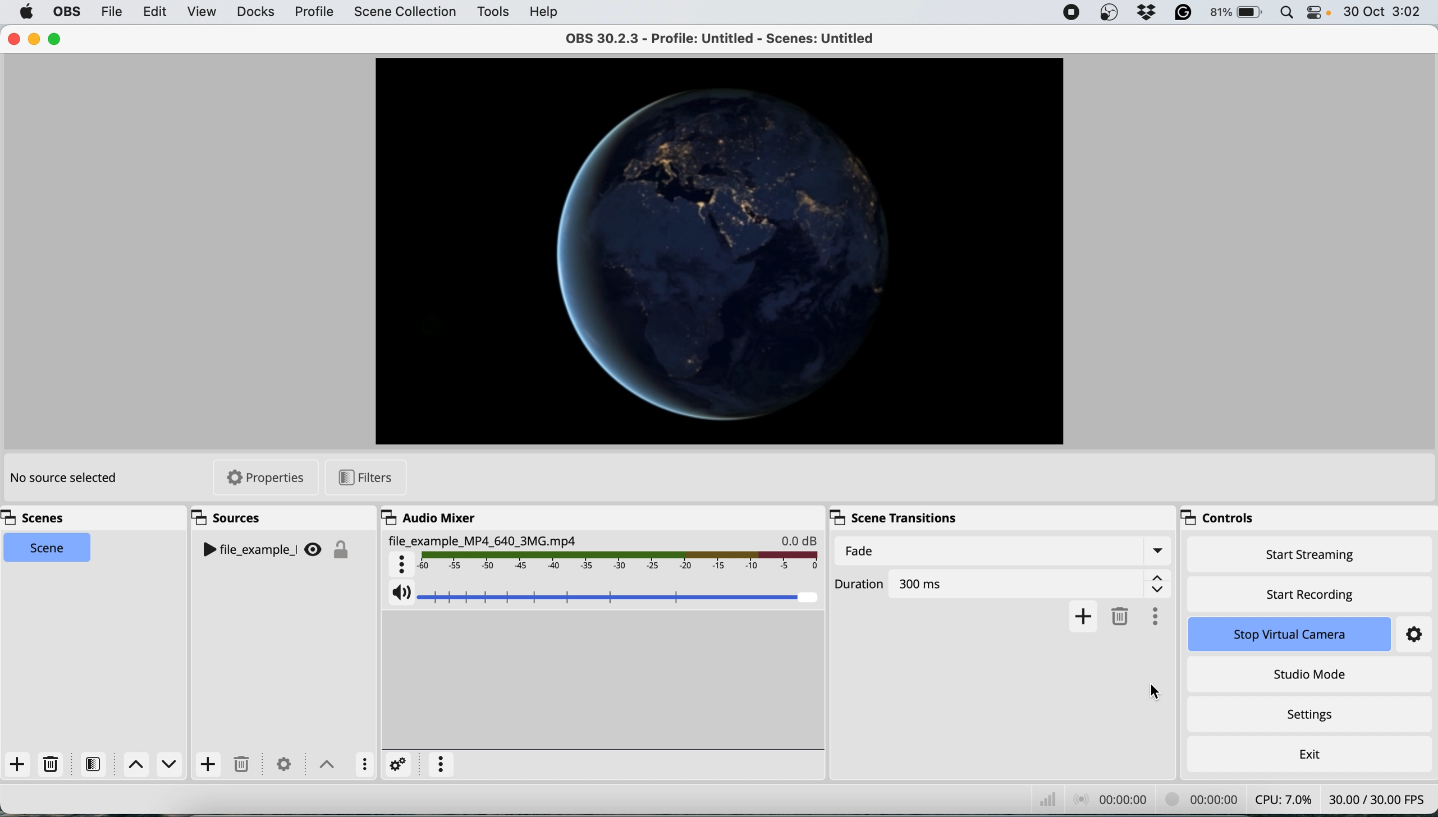 This screenshot has width=1438, height=817. Describe the element at coordinates (95, 764) in the screenshot. I see `filters` at that location.